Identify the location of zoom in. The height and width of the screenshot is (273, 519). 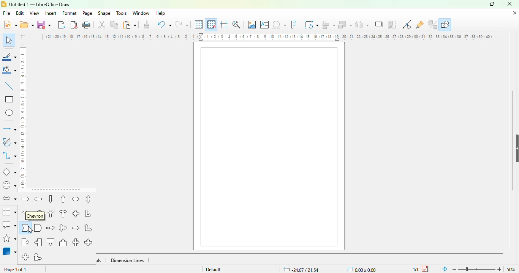
(499, 269).